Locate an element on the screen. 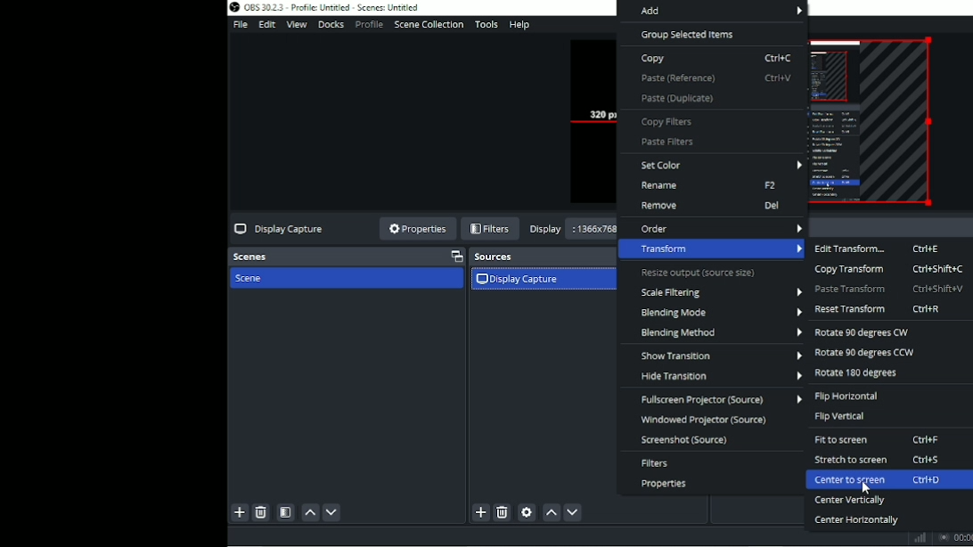 The height and width of the screenshot is (547, 973). Rotate 180 degrees is located at coordinates (858, 373).